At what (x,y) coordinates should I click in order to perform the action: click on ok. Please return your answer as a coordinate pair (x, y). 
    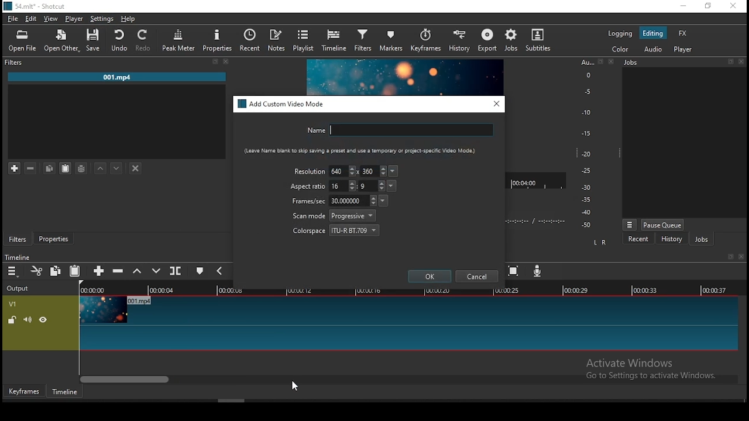
    Looking at the image, I should click on (430, 276).